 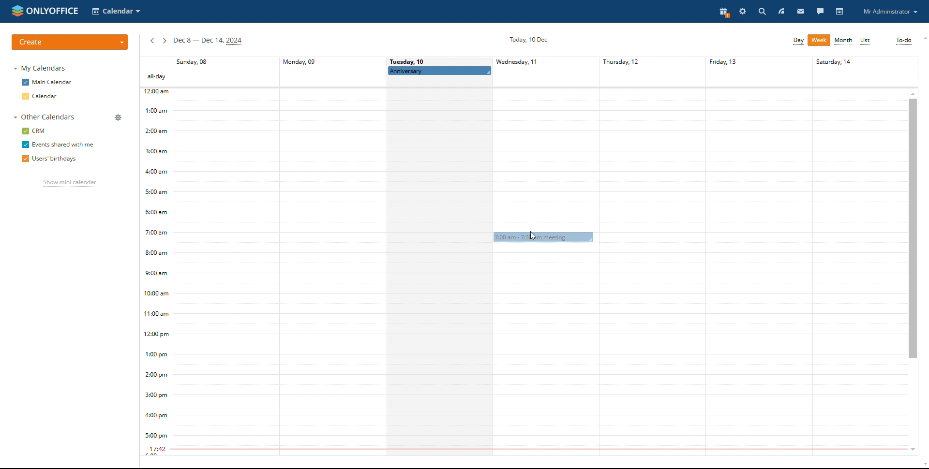 What do you see at coordinates (70, 184) in the screenshot?
I see `show mini calendar` at bounding box center [70, 184].